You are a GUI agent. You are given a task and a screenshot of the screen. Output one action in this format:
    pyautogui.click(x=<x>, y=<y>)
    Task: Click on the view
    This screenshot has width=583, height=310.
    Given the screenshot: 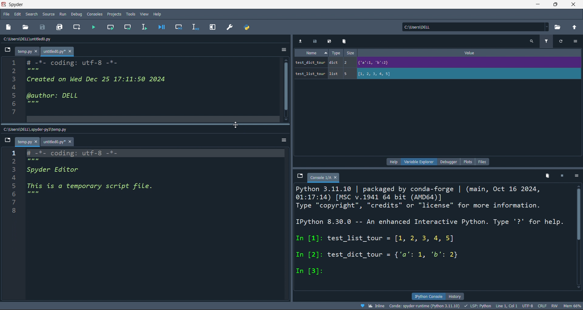 What is the action you would take?
    pyautogui.click(x=143, y=14)
    